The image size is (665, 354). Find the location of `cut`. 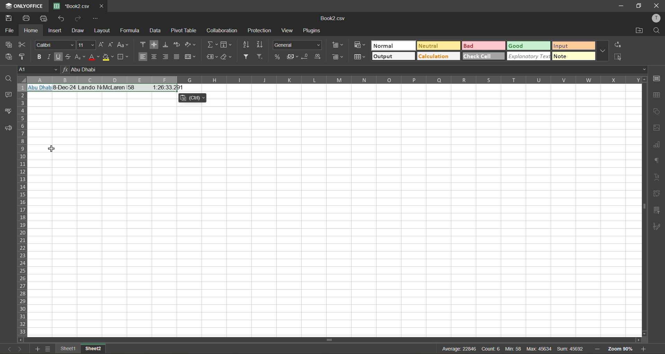

cut is located at coordinates (25, 44).